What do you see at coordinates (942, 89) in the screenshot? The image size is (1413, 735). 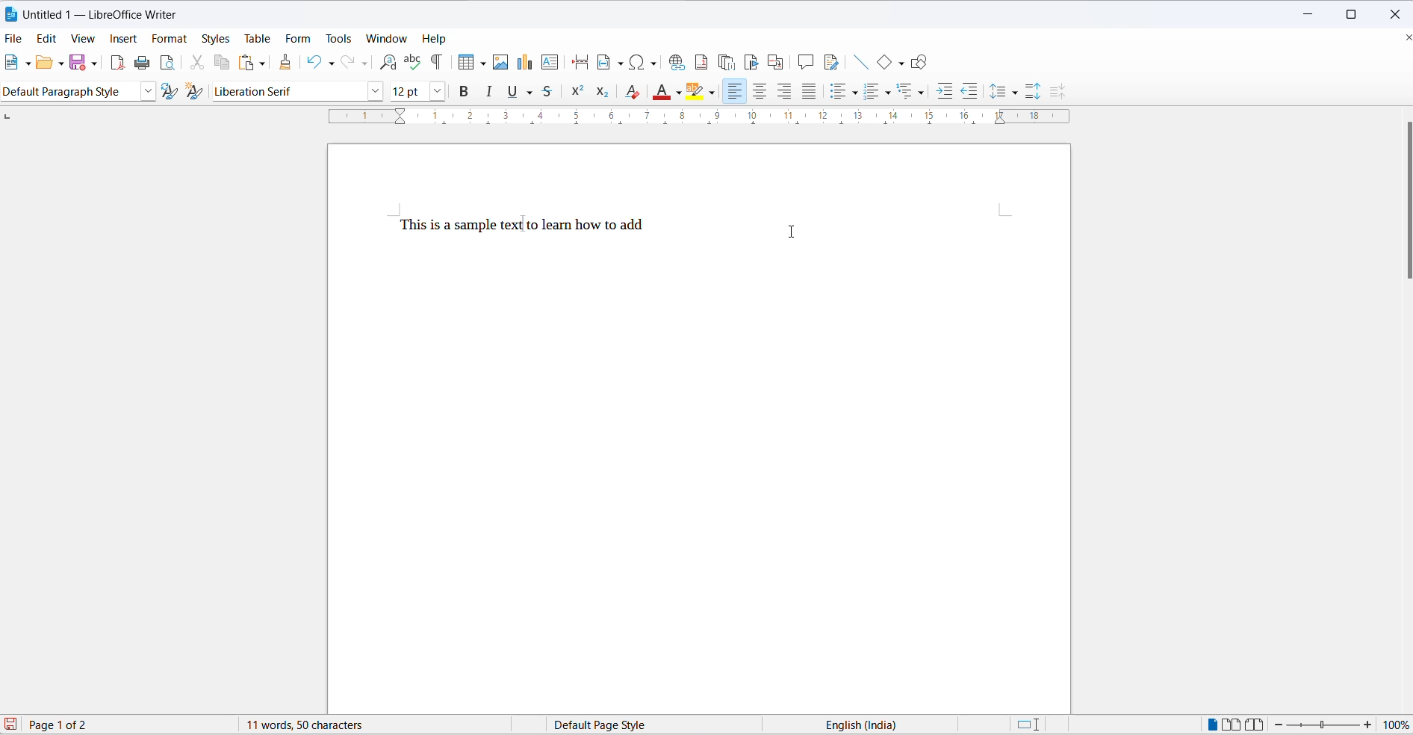 I see `increase indent` at bounding box center [942, 89].